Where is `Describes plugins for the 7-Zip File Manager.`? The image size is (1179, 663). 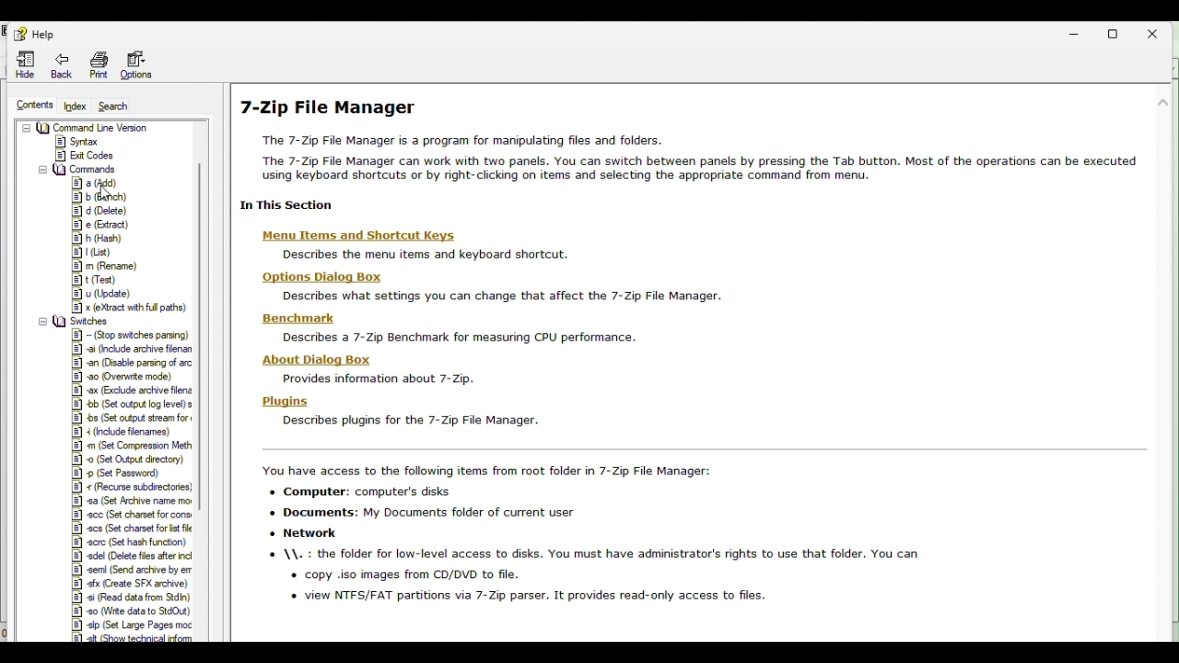
Describes plugins for the 7-Zip File Manager. is located at coordinates (412, 420).